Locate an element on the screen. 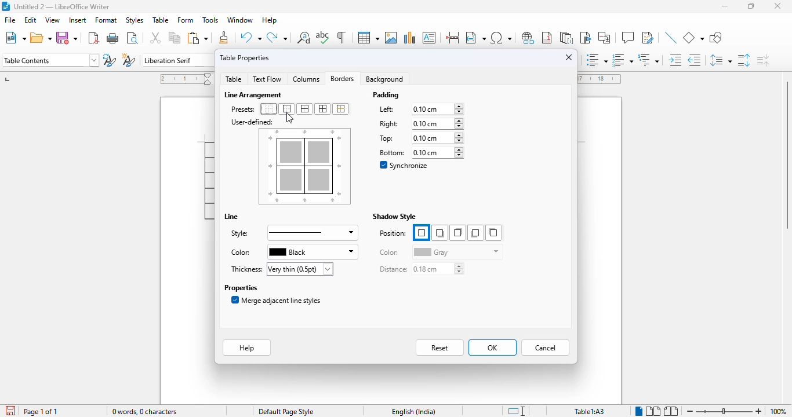 The height and width of the screenshot is (417, 792). borders is located at coordinates (341, 78).